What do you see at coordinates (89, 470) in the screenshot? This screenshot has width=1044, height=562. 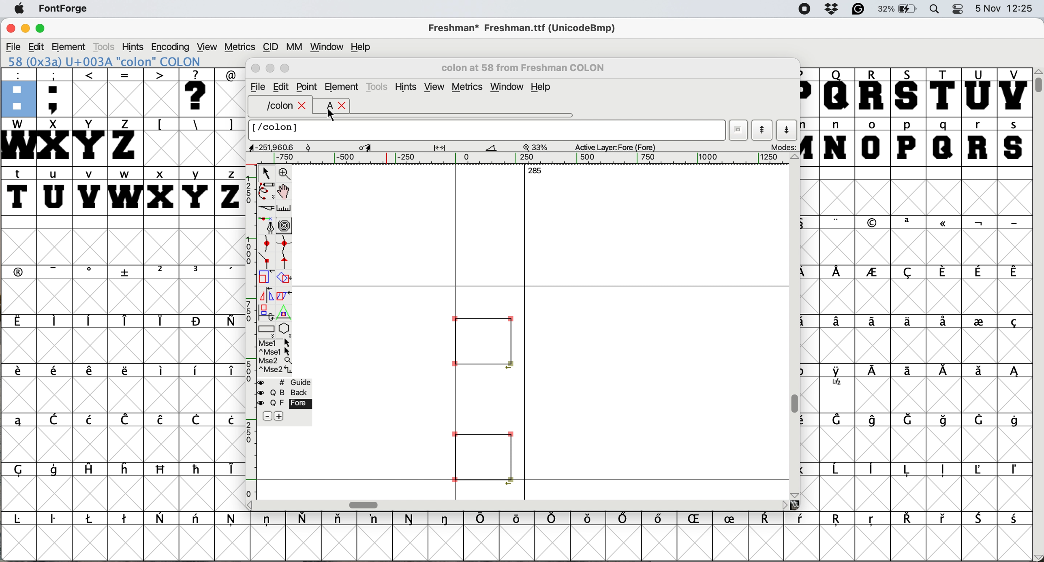 I see `symbol` at bounding box center [89, 470].